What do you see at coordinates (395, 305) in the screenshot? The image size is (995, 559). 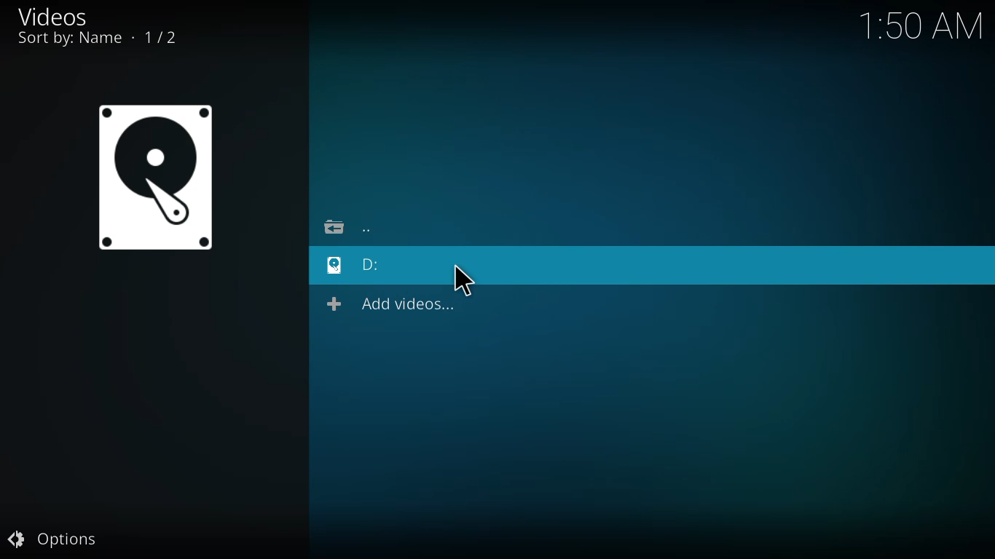 I see `add videos` at bounding box center [395, 305].